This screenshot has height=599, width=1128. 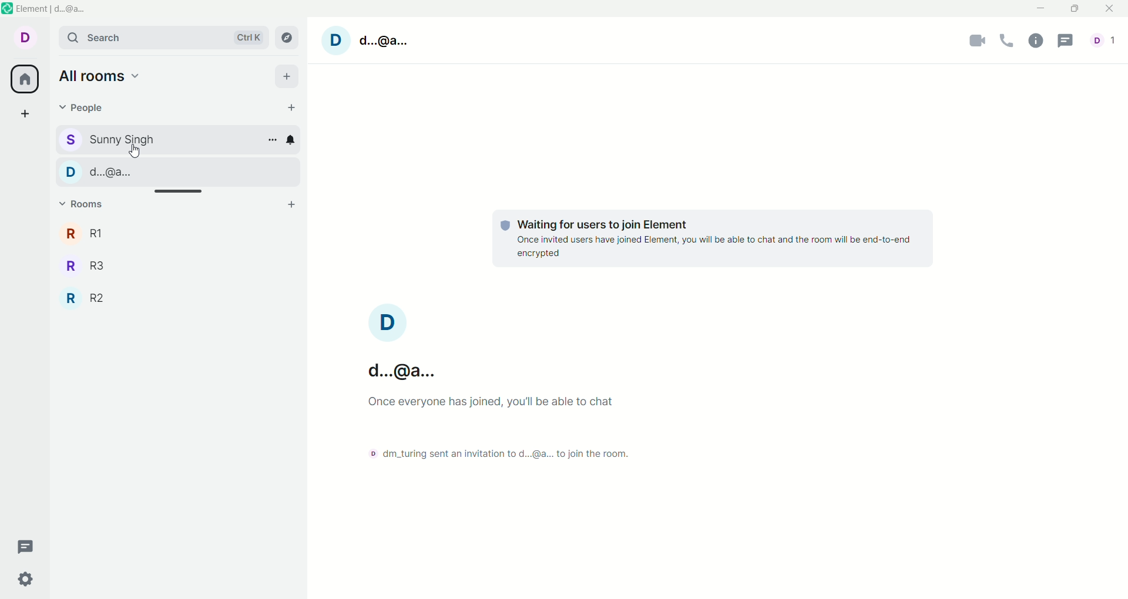 What do you see at coordinates (293, 108) in the screenshot?
I see `start chat` at bounding box center [293, 108].